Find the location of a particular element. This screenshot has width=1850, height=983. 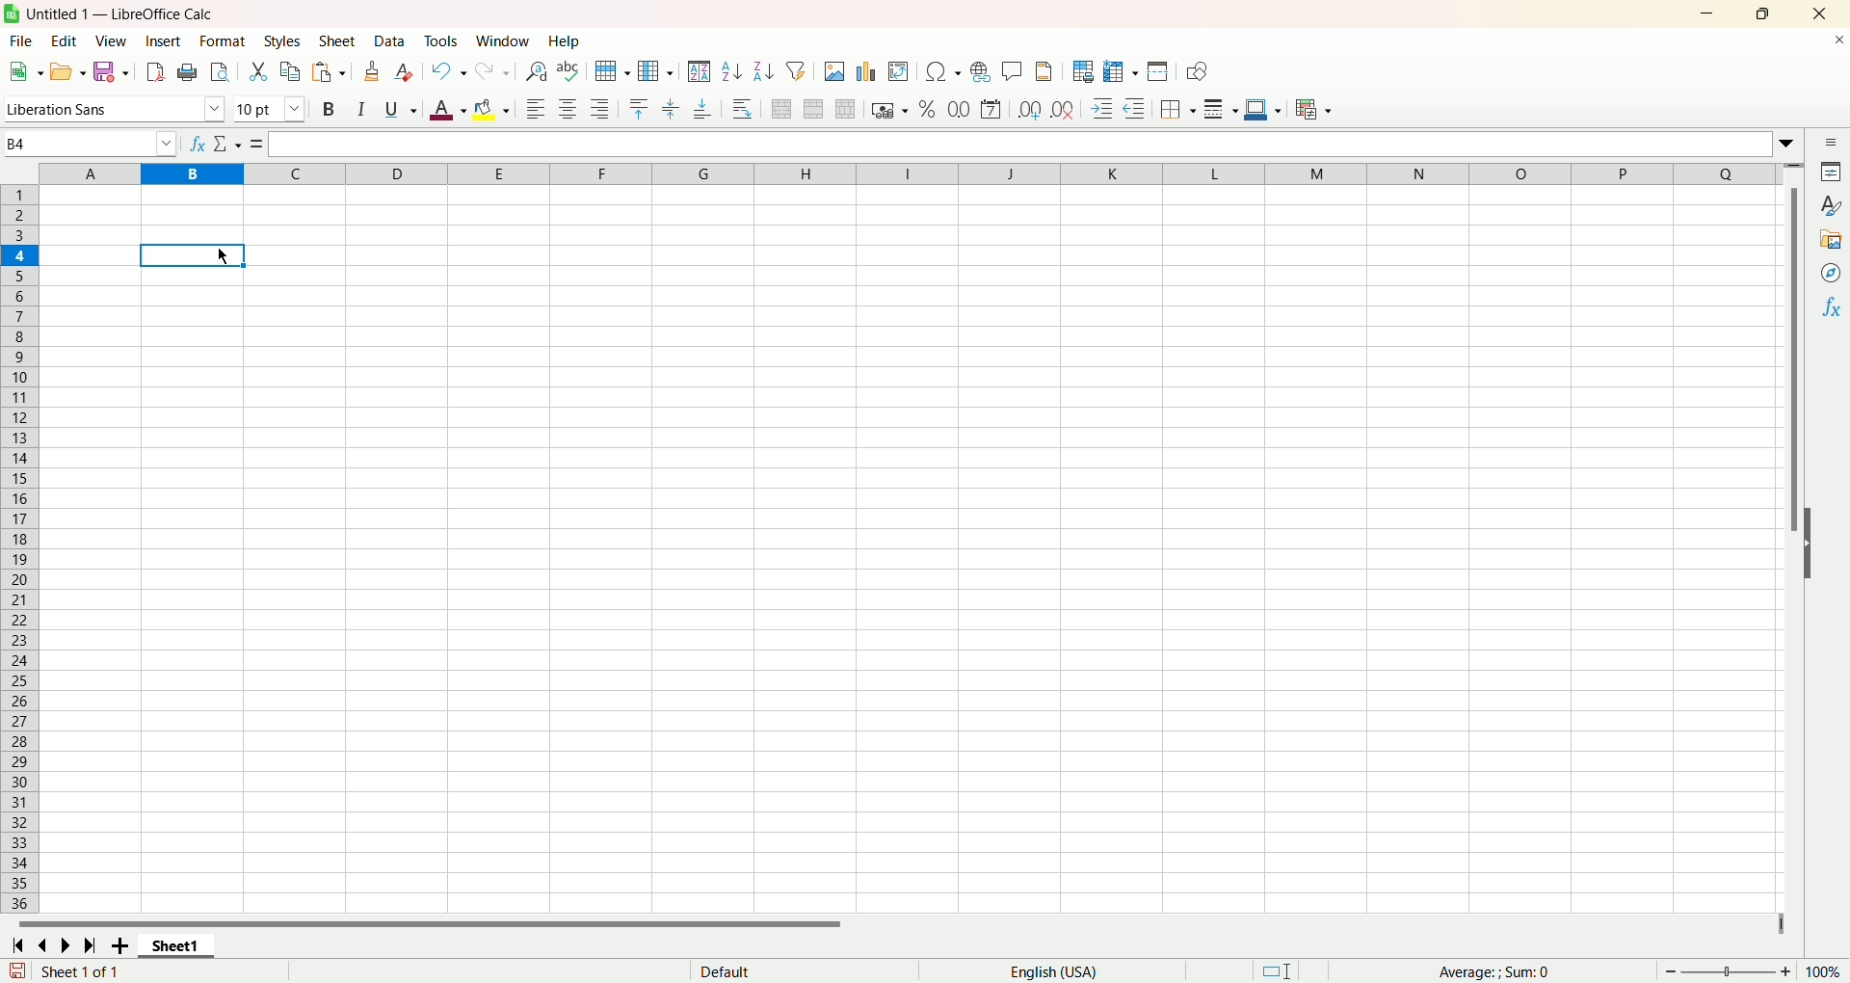

increase indent is located at coordinates (1105, 110).